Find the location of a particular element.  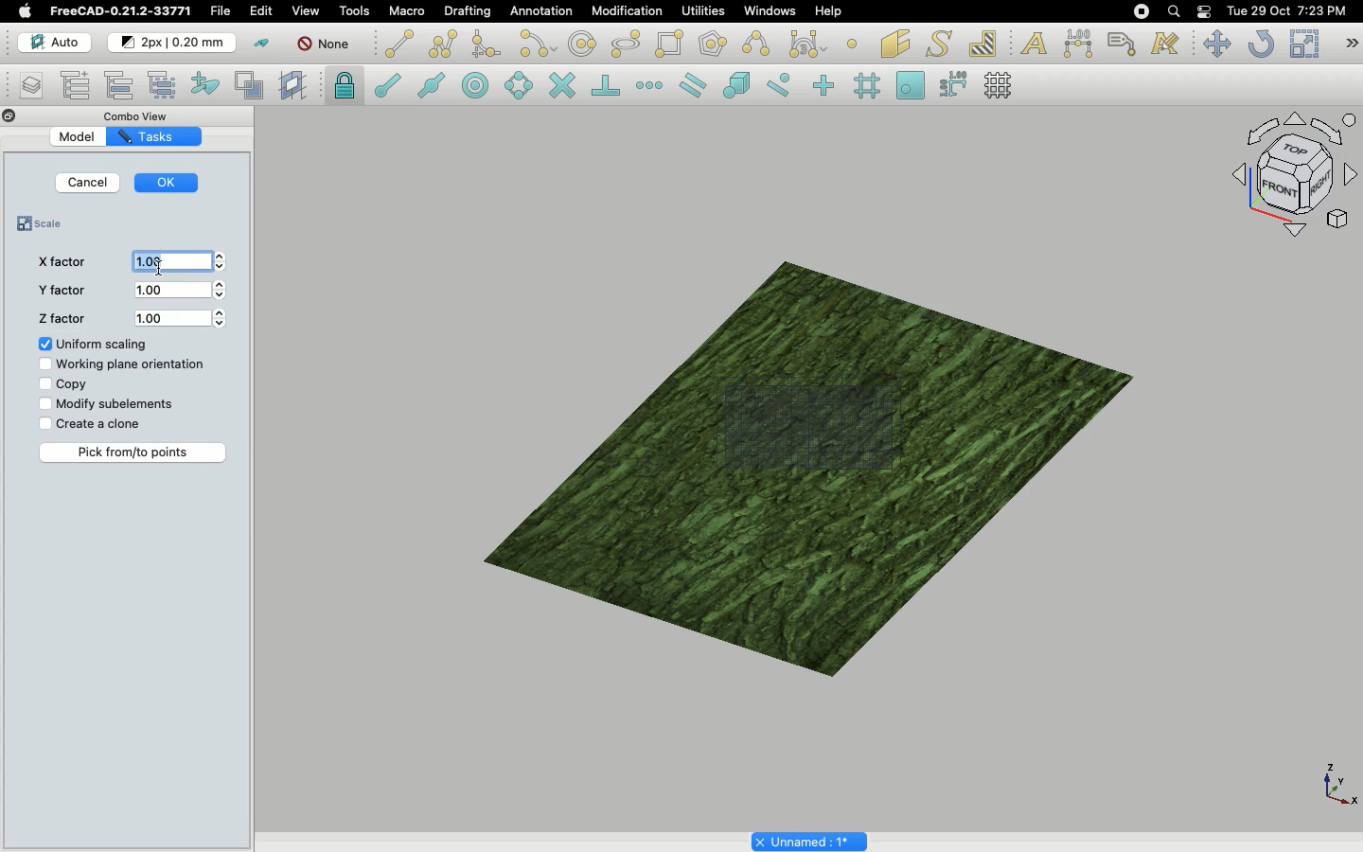

Scale is located at coordinates (45, 225).